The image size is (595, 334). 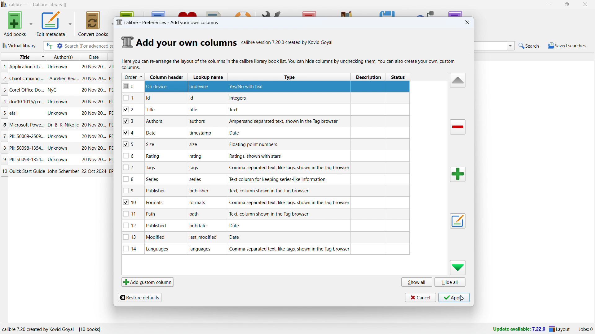 I want to click on status, so click(x=399, y=77).